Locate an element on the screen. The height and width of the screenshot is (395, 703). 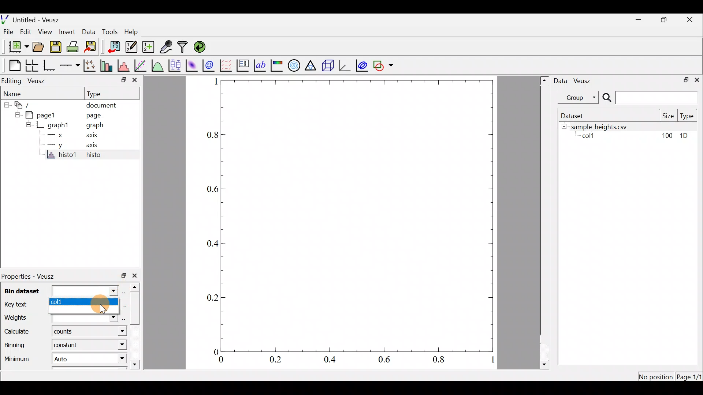
0.6 is located at coordinates (386, 361).